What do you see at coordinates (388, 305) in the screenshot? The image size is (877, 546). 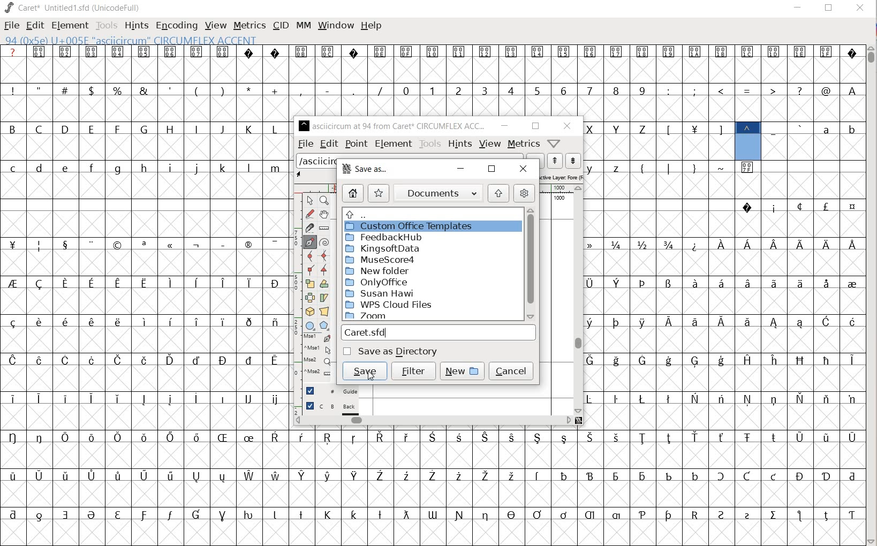 I see `wps cloud files` at bounding box center [388, 305].